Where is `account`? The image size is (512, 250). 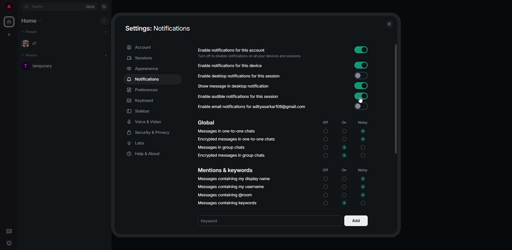
account is located at coordinates (140, 48).